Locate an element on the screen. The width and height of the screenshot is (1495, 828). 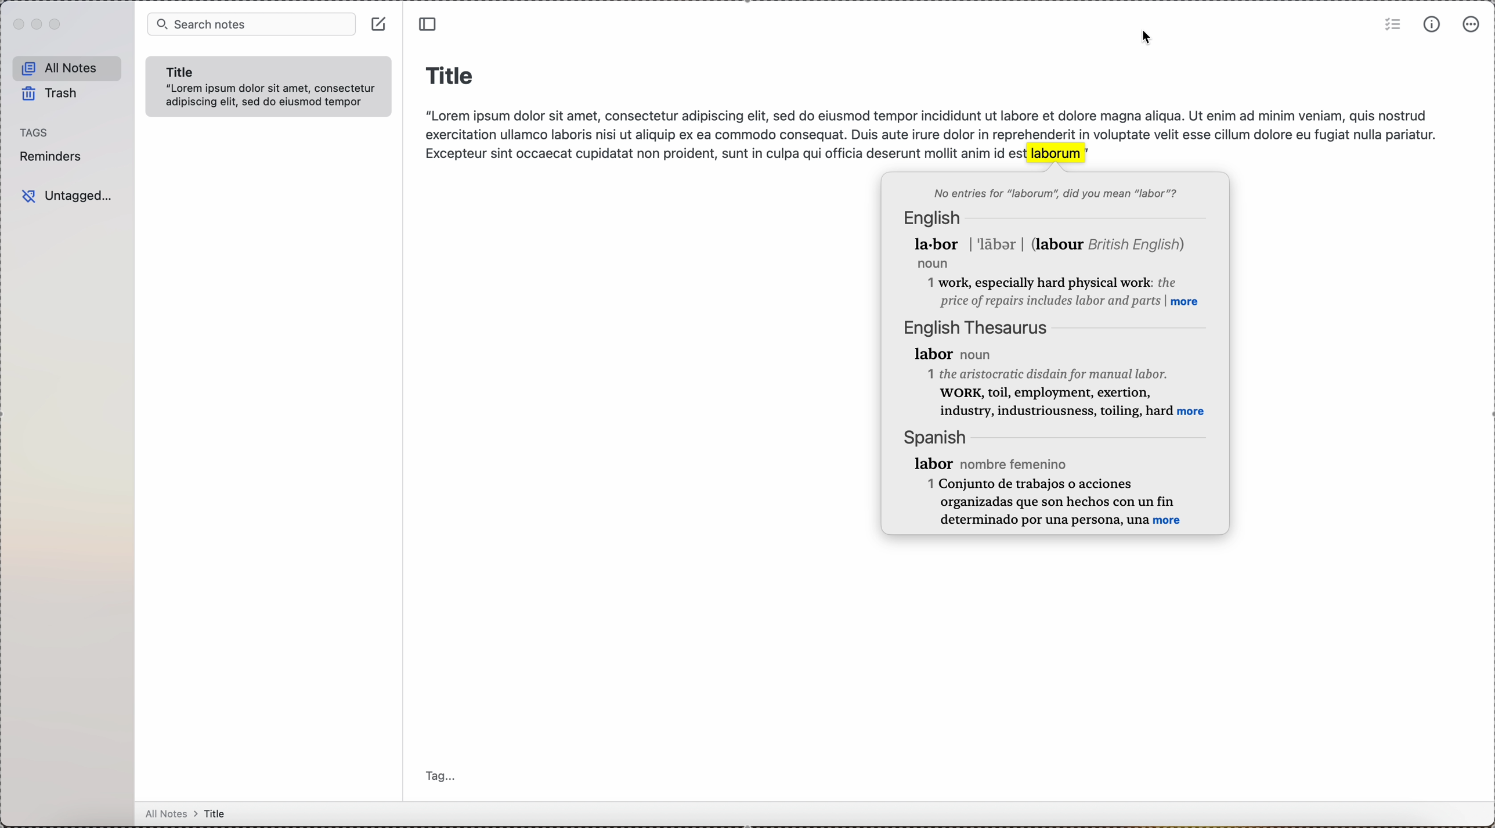
check list is located at coordinates (1388, 24).